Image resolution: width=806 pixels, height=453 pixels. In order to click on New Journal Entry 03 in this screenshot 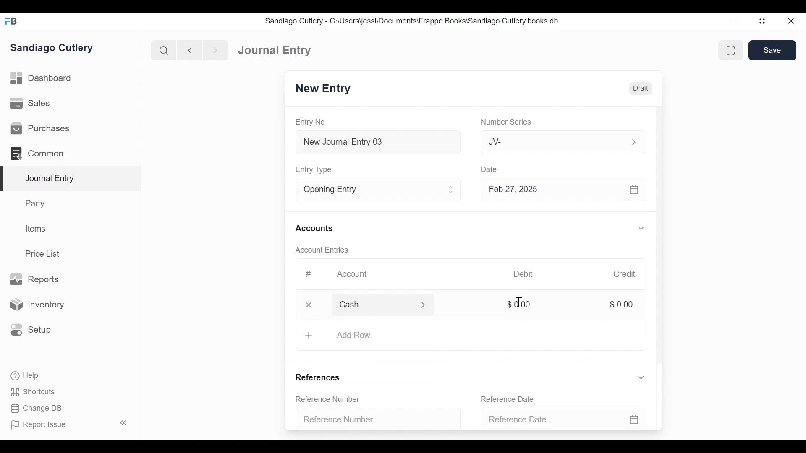, I will do `click(376, 142)`.